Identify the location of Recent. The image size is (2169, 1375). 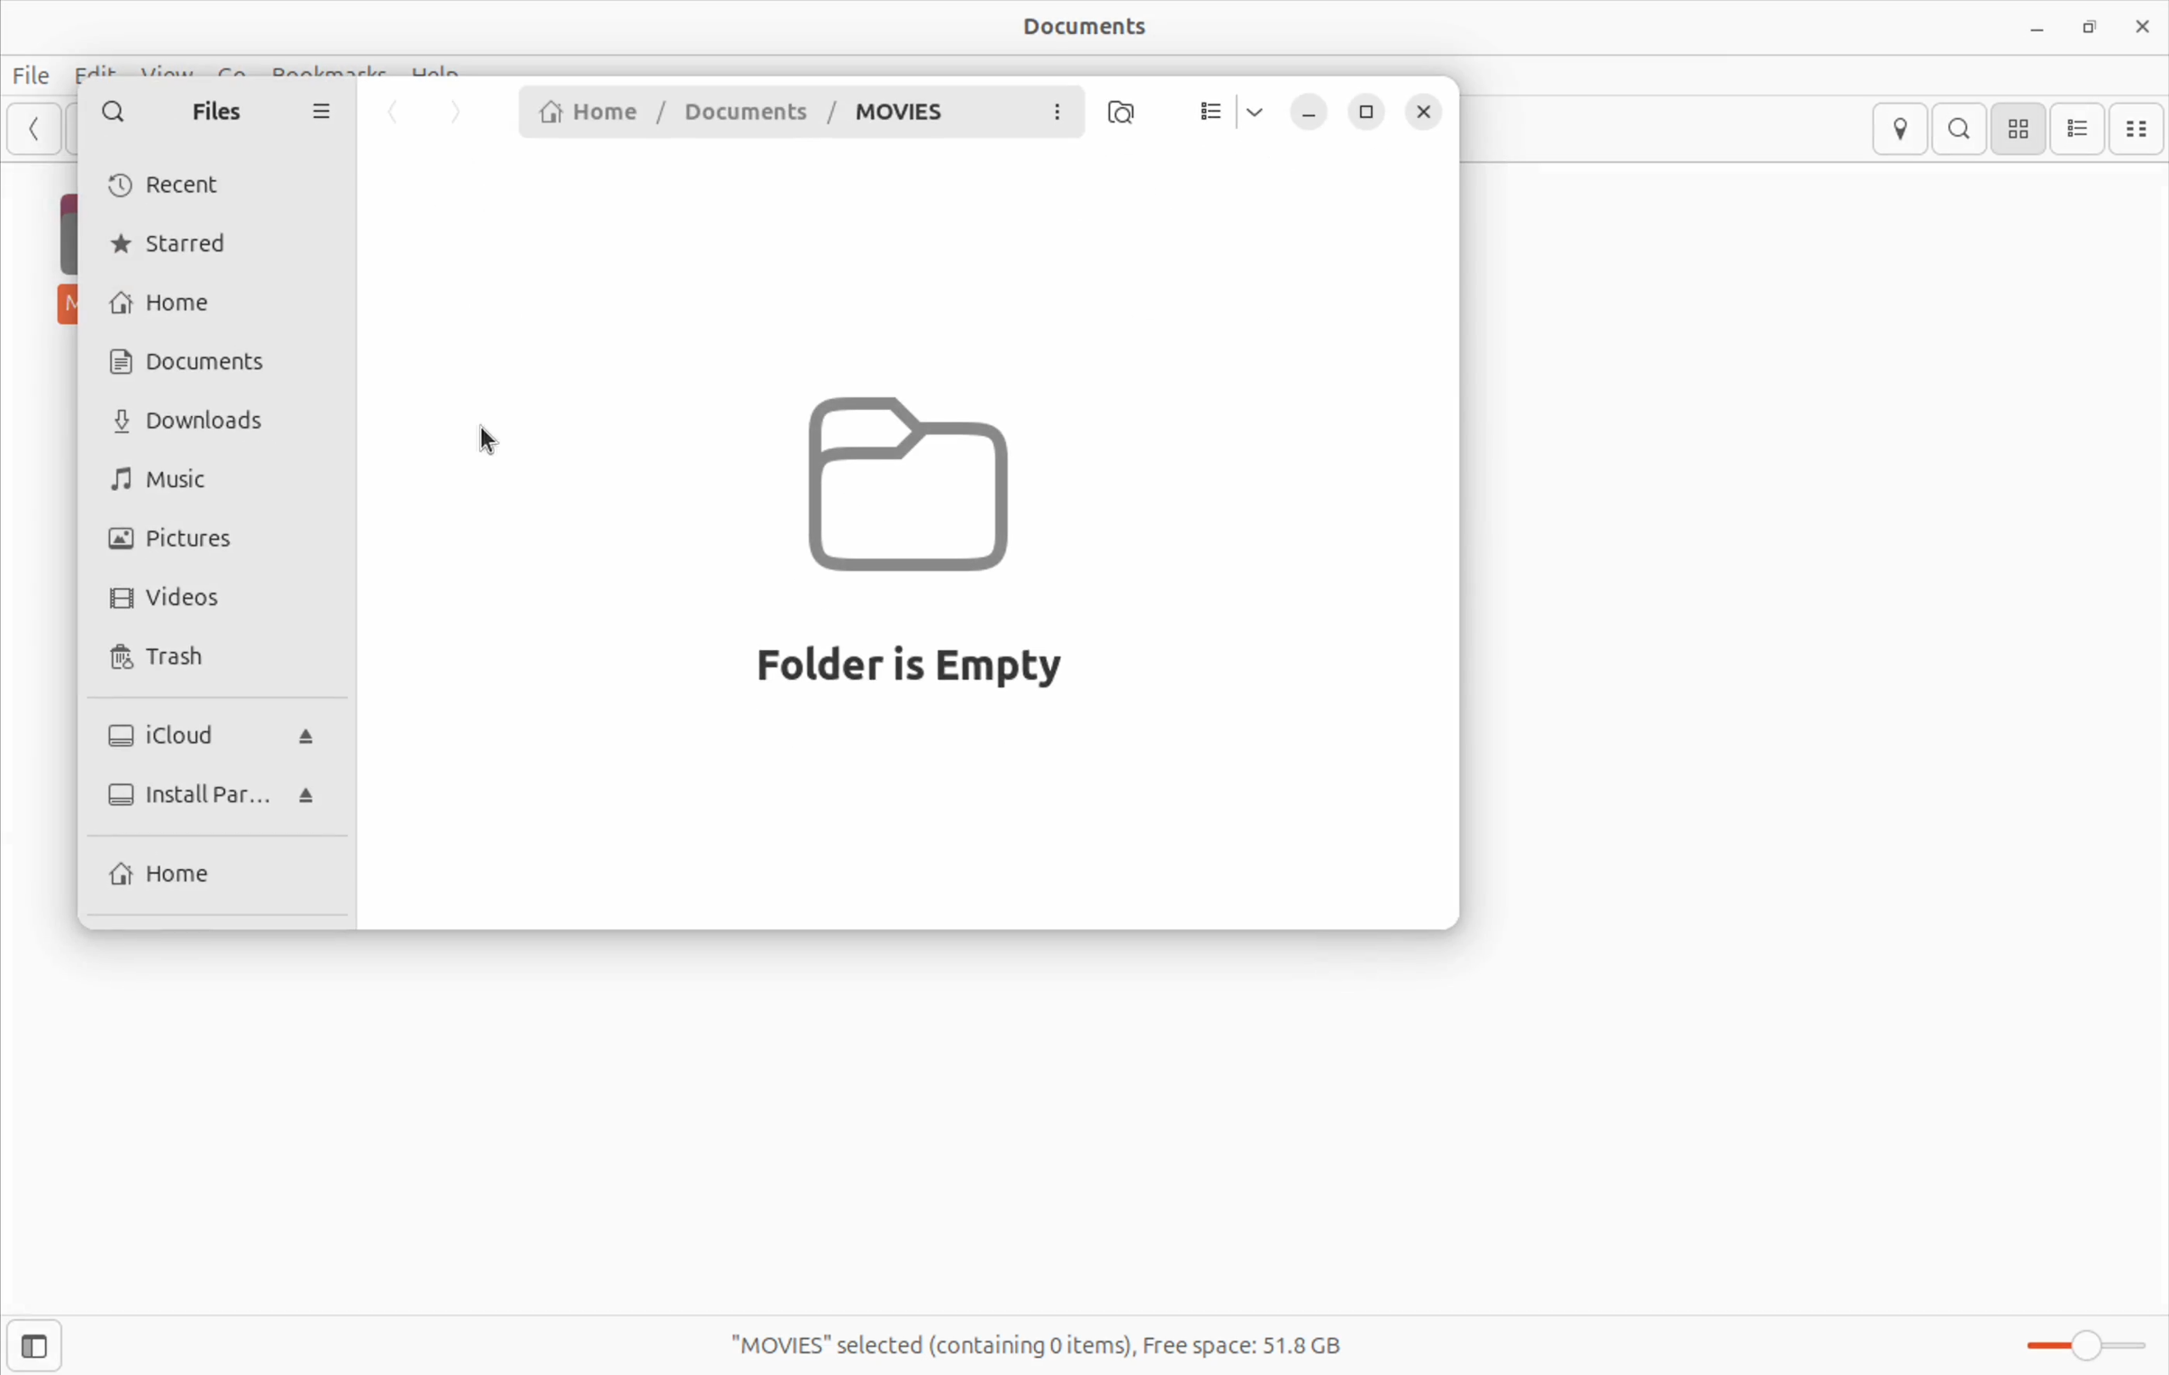
(184, 185).